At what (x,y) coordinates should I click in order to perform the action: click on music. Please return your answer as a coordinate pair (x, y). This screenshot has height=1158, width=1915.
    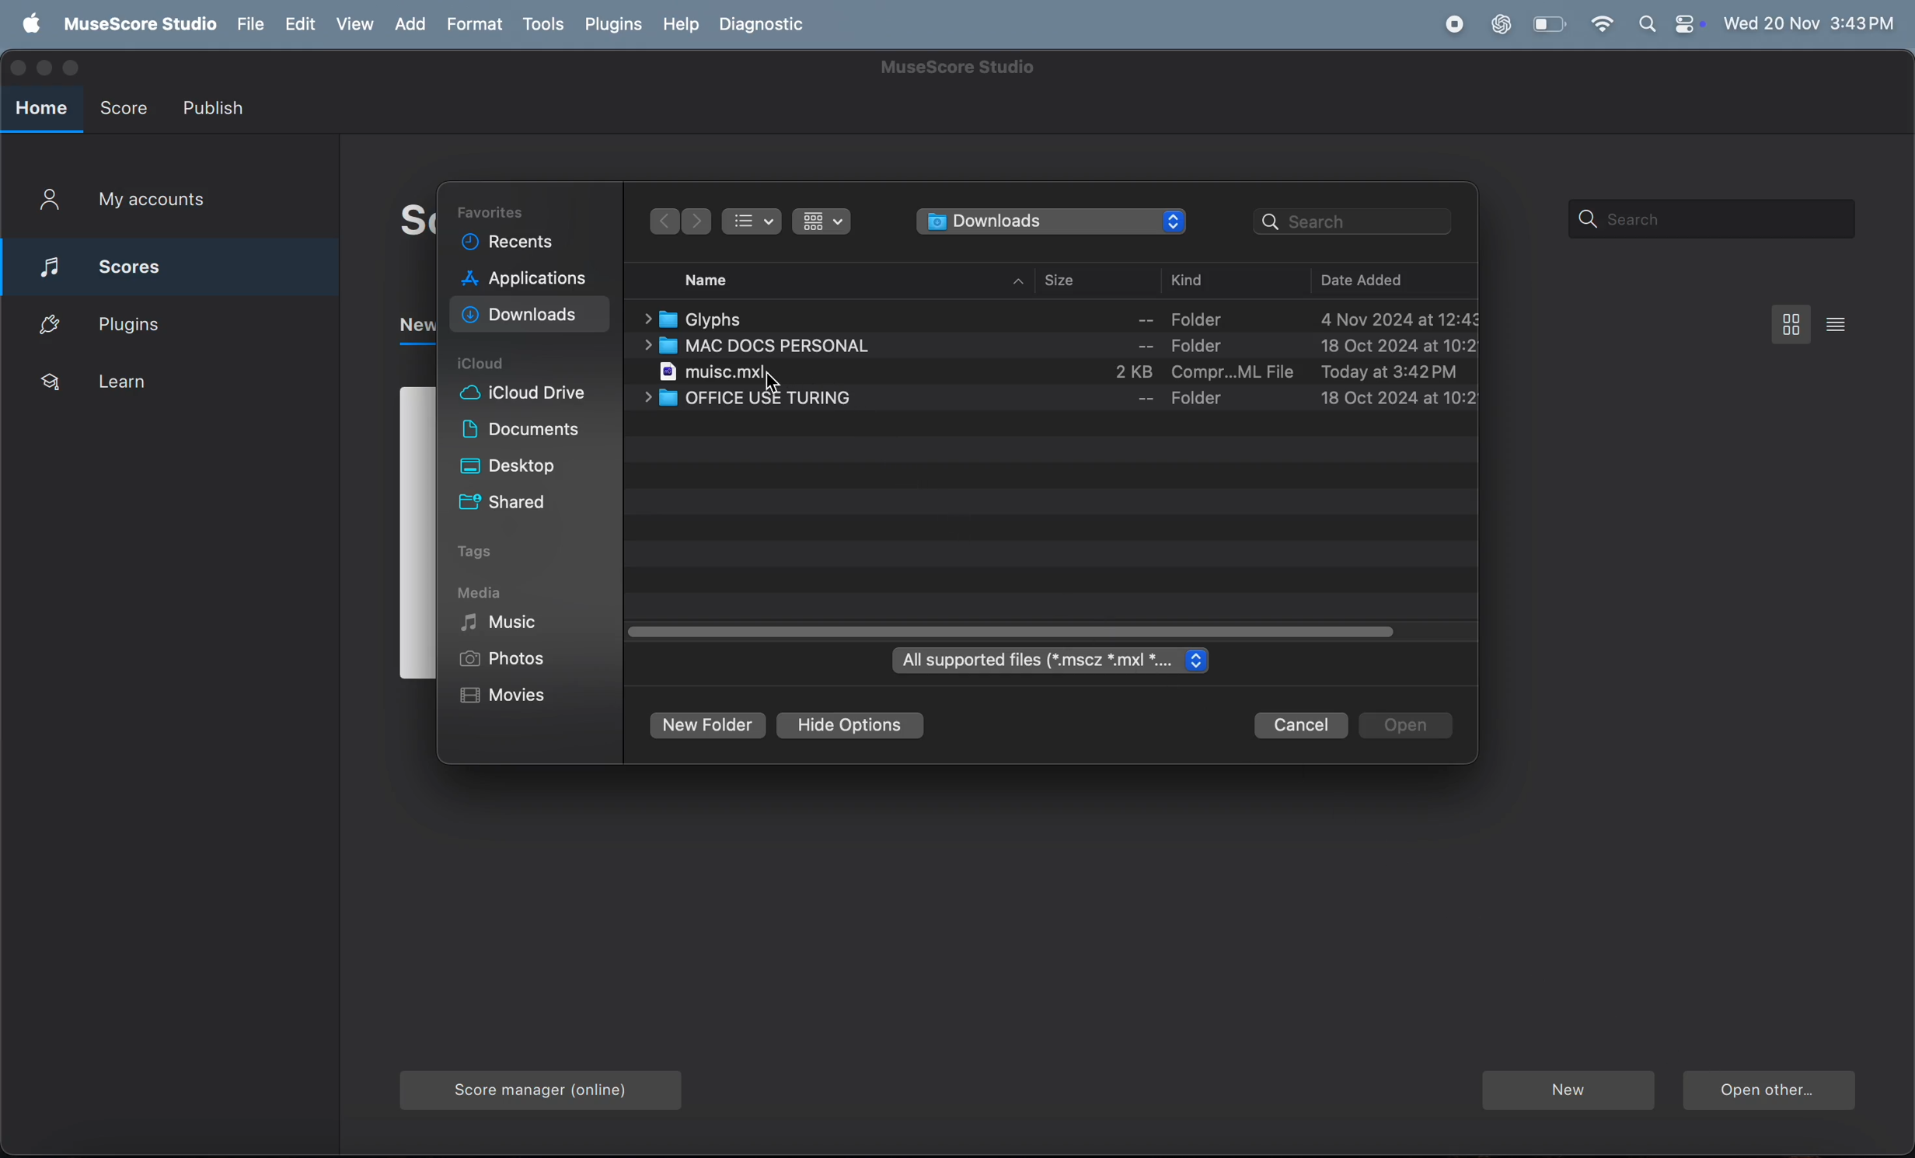
    Looking at the image, I should click on (1065, 373).